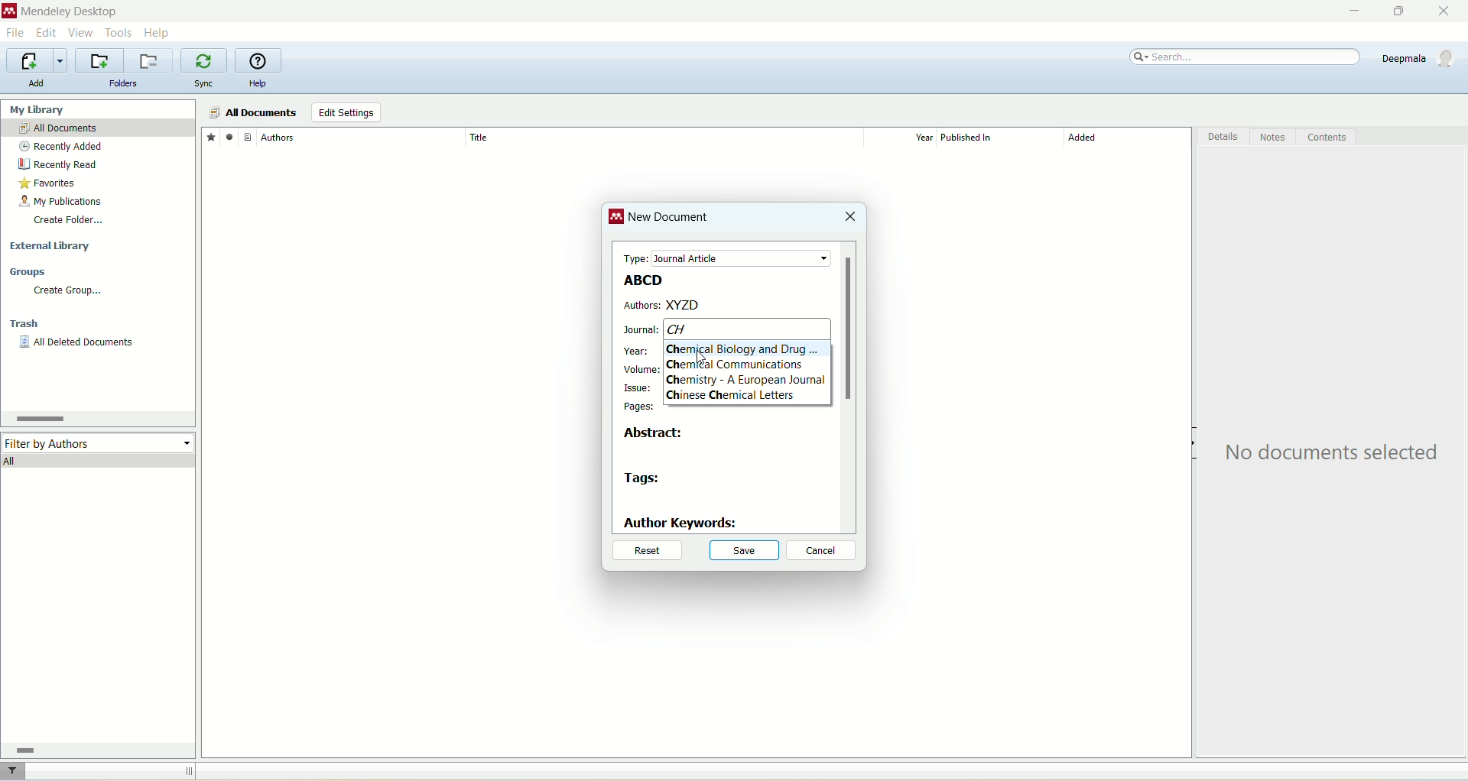 The height and width of the screenshot is (781, 1468). Describe the element at coordinates (850, 387) in the screenshot. I see `vertical scroll bar` at that location.